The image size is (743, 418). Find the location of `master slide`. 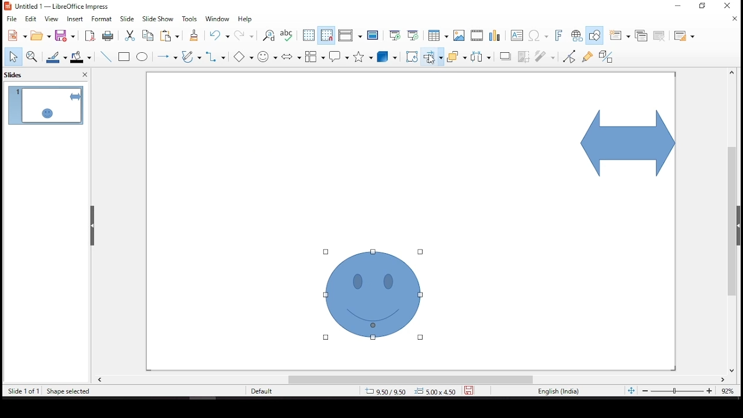

master slide is located at coordinates (374, 37).